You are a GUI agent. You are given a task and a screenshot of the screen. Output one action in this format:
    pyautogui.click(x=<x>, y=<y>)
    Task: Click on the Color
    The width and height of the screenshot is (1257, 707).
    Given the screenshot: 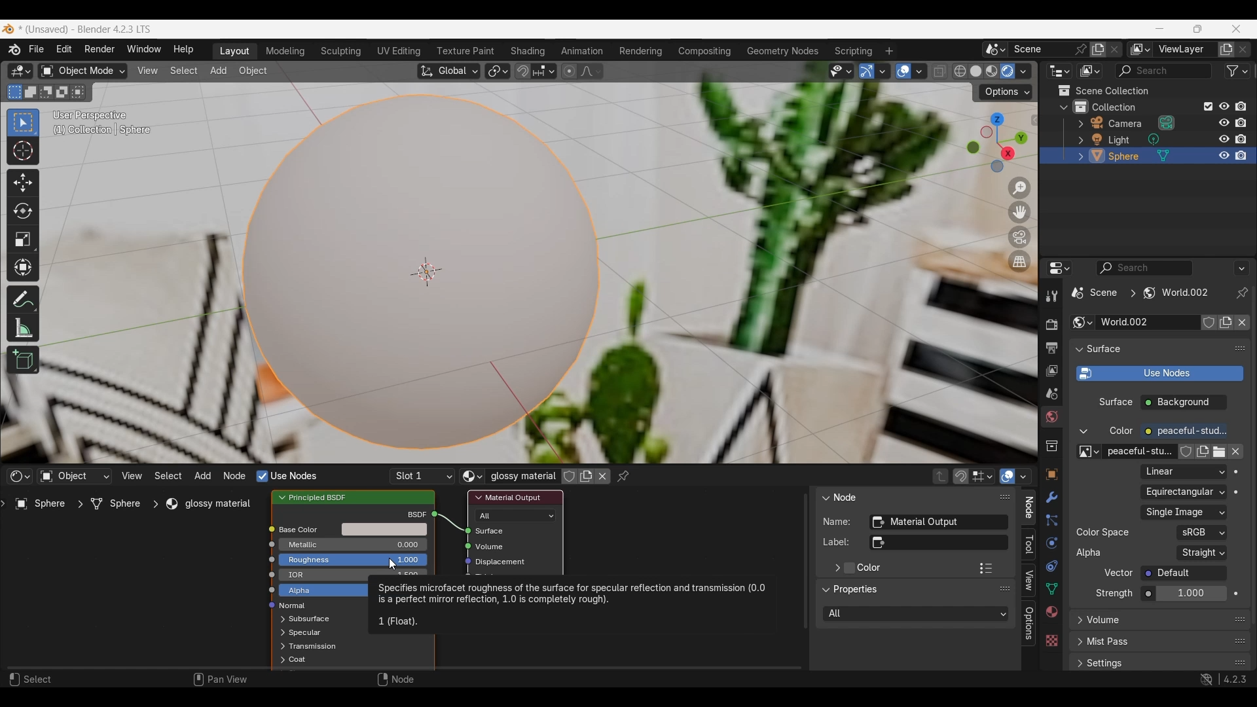 What is the action you would take?
    pyautogui.click(x=869, y=568)
    